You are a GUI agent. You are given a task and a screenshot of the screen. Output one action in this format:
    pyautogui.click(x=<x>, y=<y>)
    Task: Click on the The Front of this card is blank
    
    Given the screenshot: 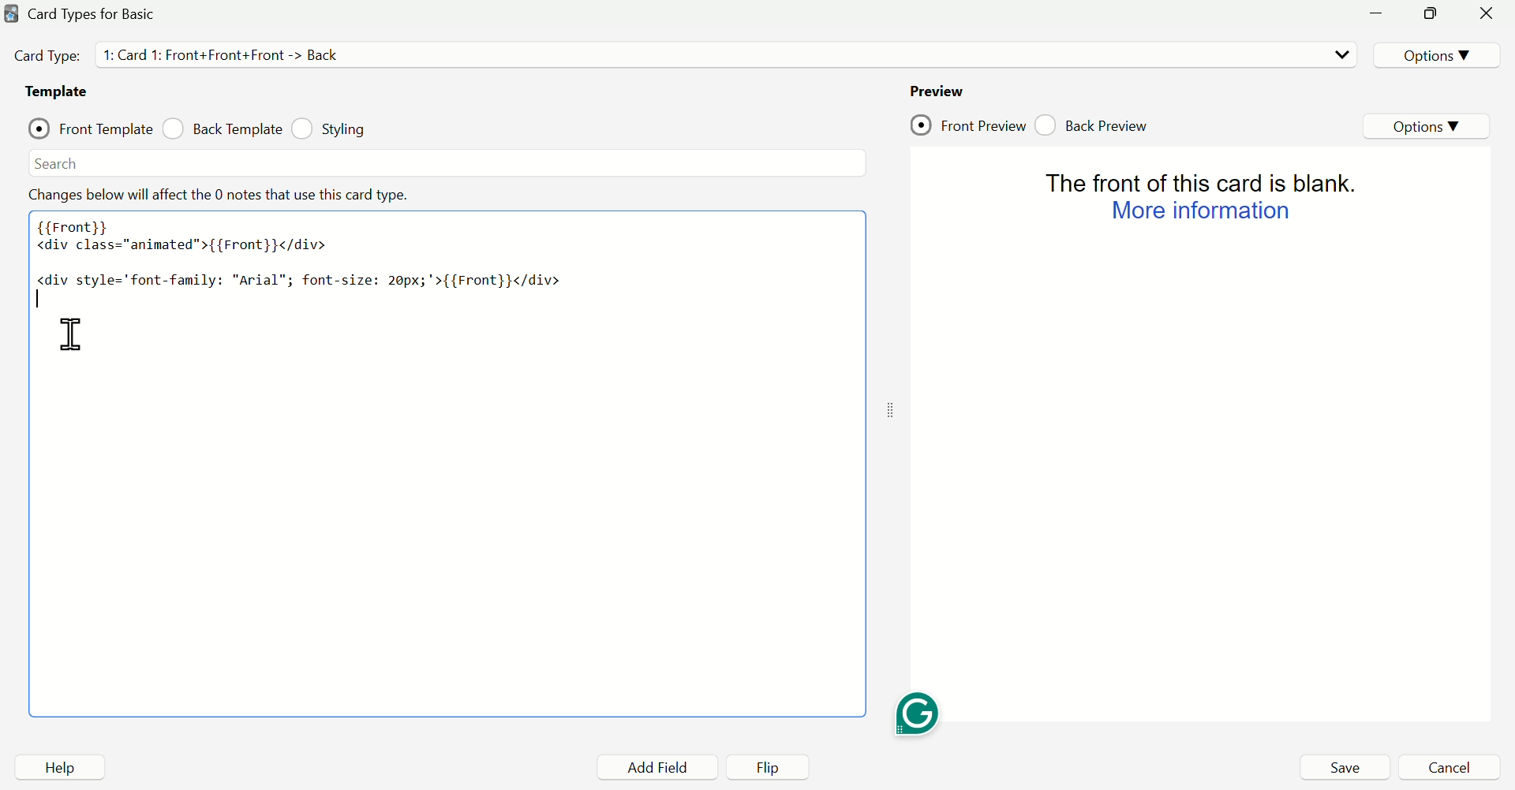 What is the action you would take?
    pyautogui.click(x=1202, y=181)
    